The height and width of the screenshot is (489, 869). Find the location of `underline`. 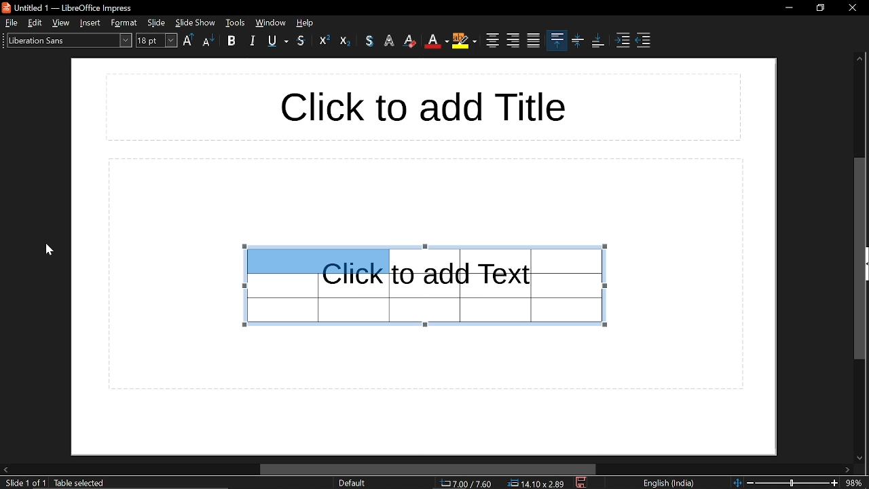

underline is located at coordinates (278, 42).